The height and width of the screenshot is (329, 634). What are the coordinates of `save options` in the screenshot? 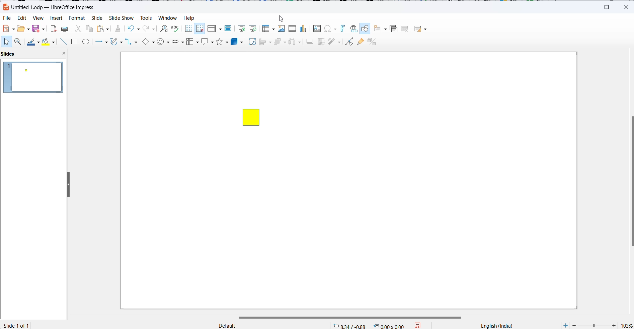 It's located at (419, 325).